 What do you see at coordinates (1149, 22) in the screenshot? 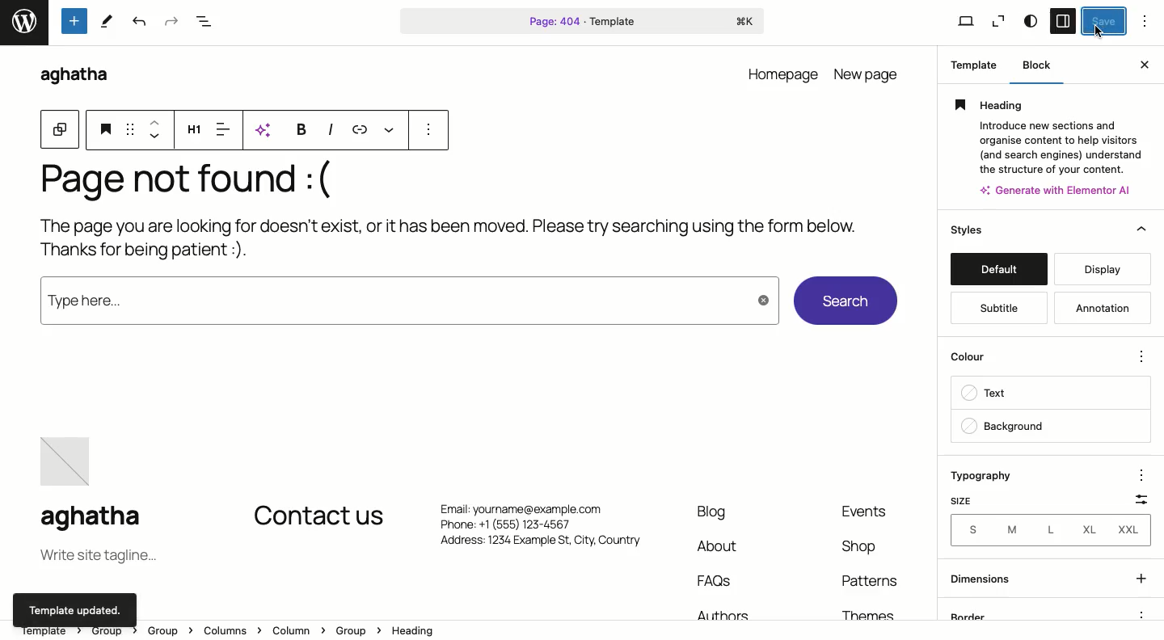
I see `Options` at bounding box center [1149, 22].